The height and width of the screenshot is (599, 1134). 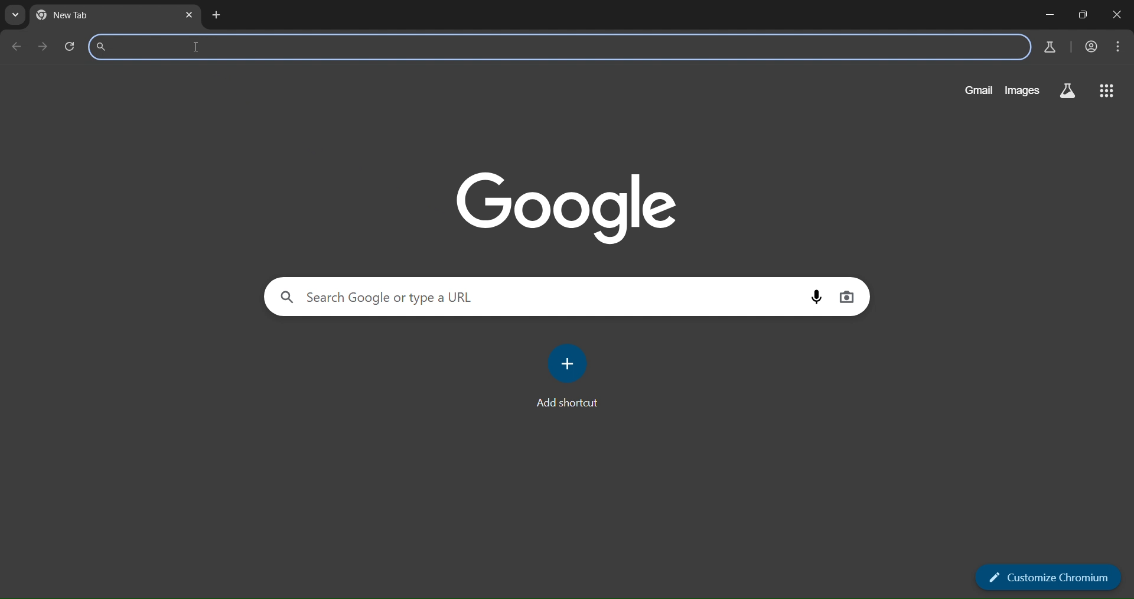 What do you see at coordinates (70, 45) in the screenshot?
I see `reload page` at bounding box center [70, 45].